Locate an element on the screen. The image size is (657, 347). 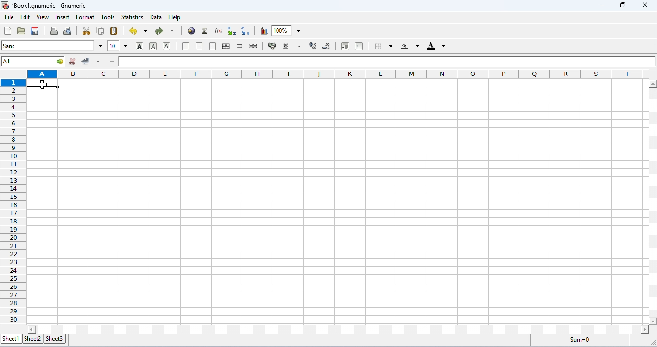
font size is located at coordinates (117, 45).